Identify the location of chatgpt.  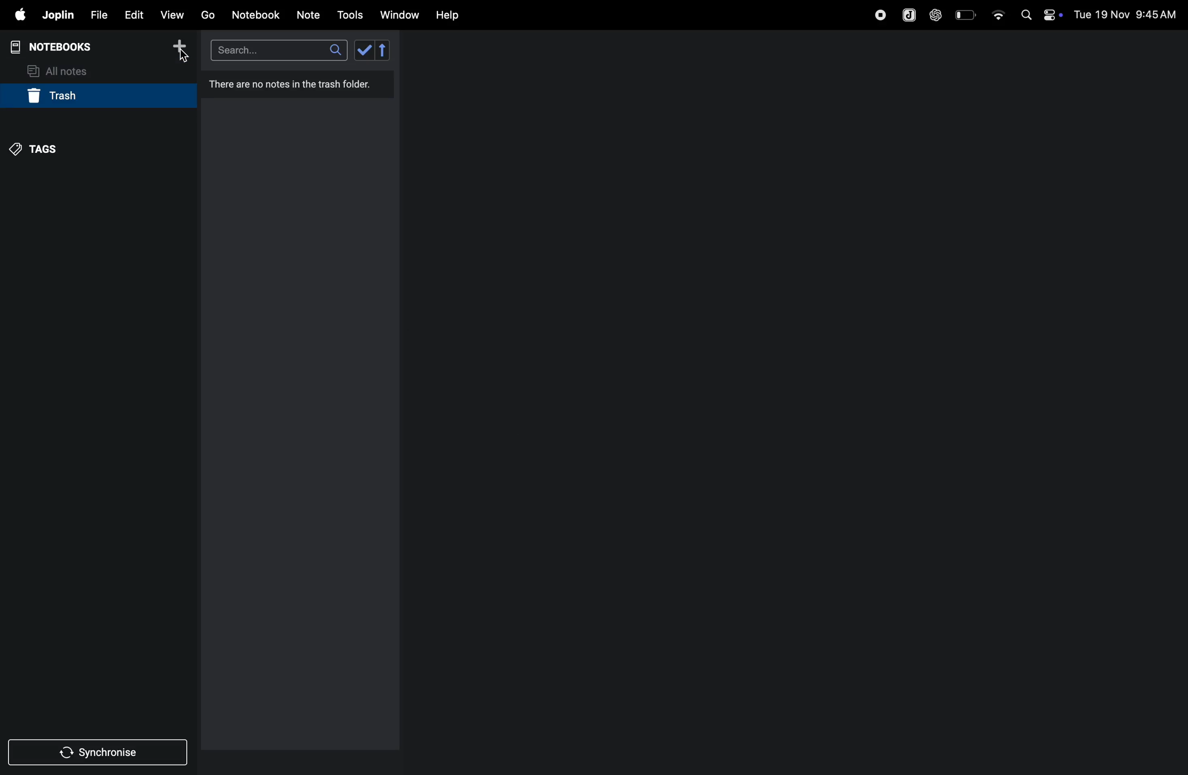
(936, 13).